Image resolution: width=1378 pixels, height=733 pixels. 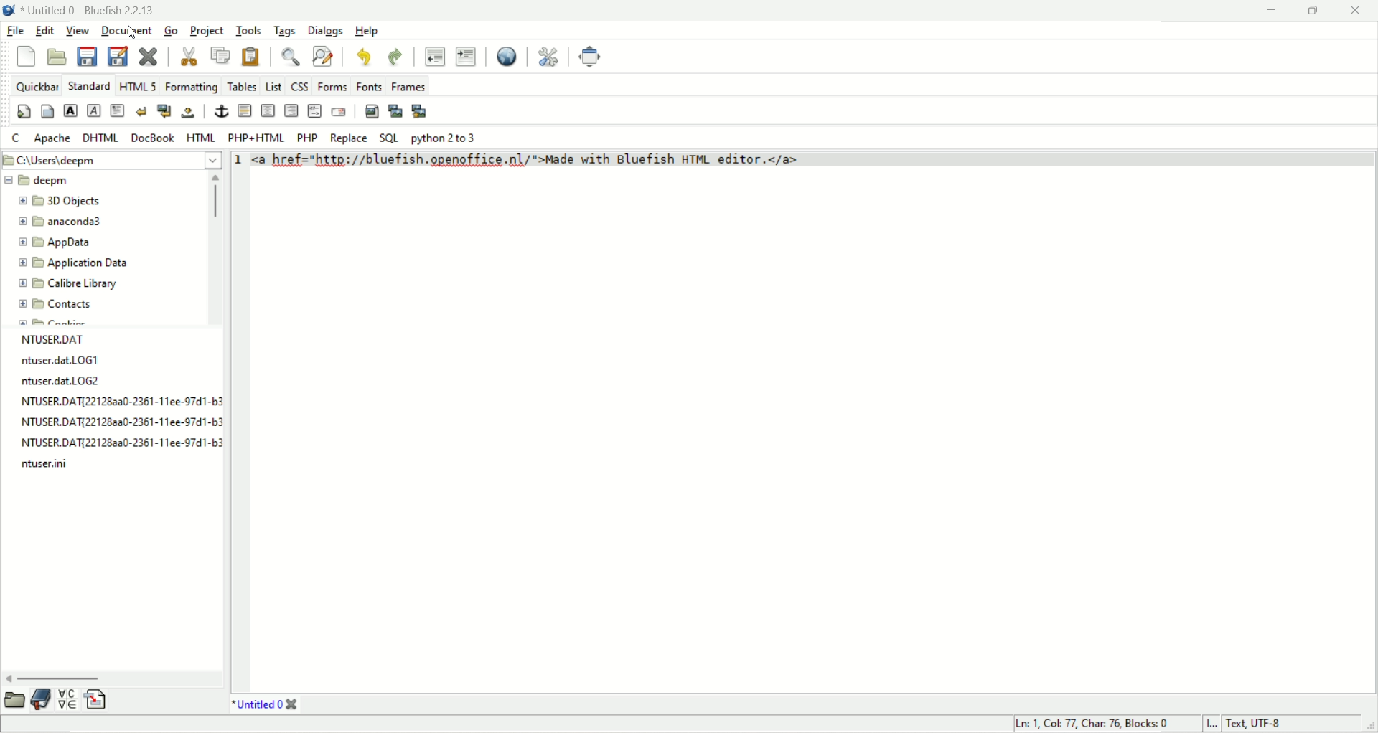 What do you see at coordinates (119, 110) in the screenshot?
I see `paragraph` at bounding box center [119, 110].